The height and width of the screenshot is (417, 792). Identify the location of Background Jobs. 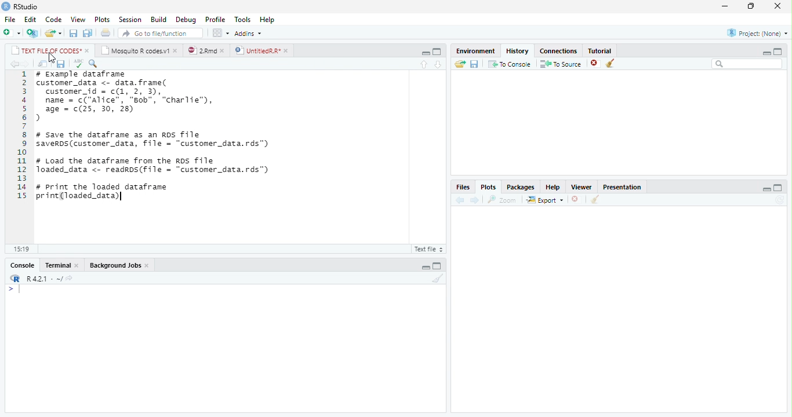
(115, 265).